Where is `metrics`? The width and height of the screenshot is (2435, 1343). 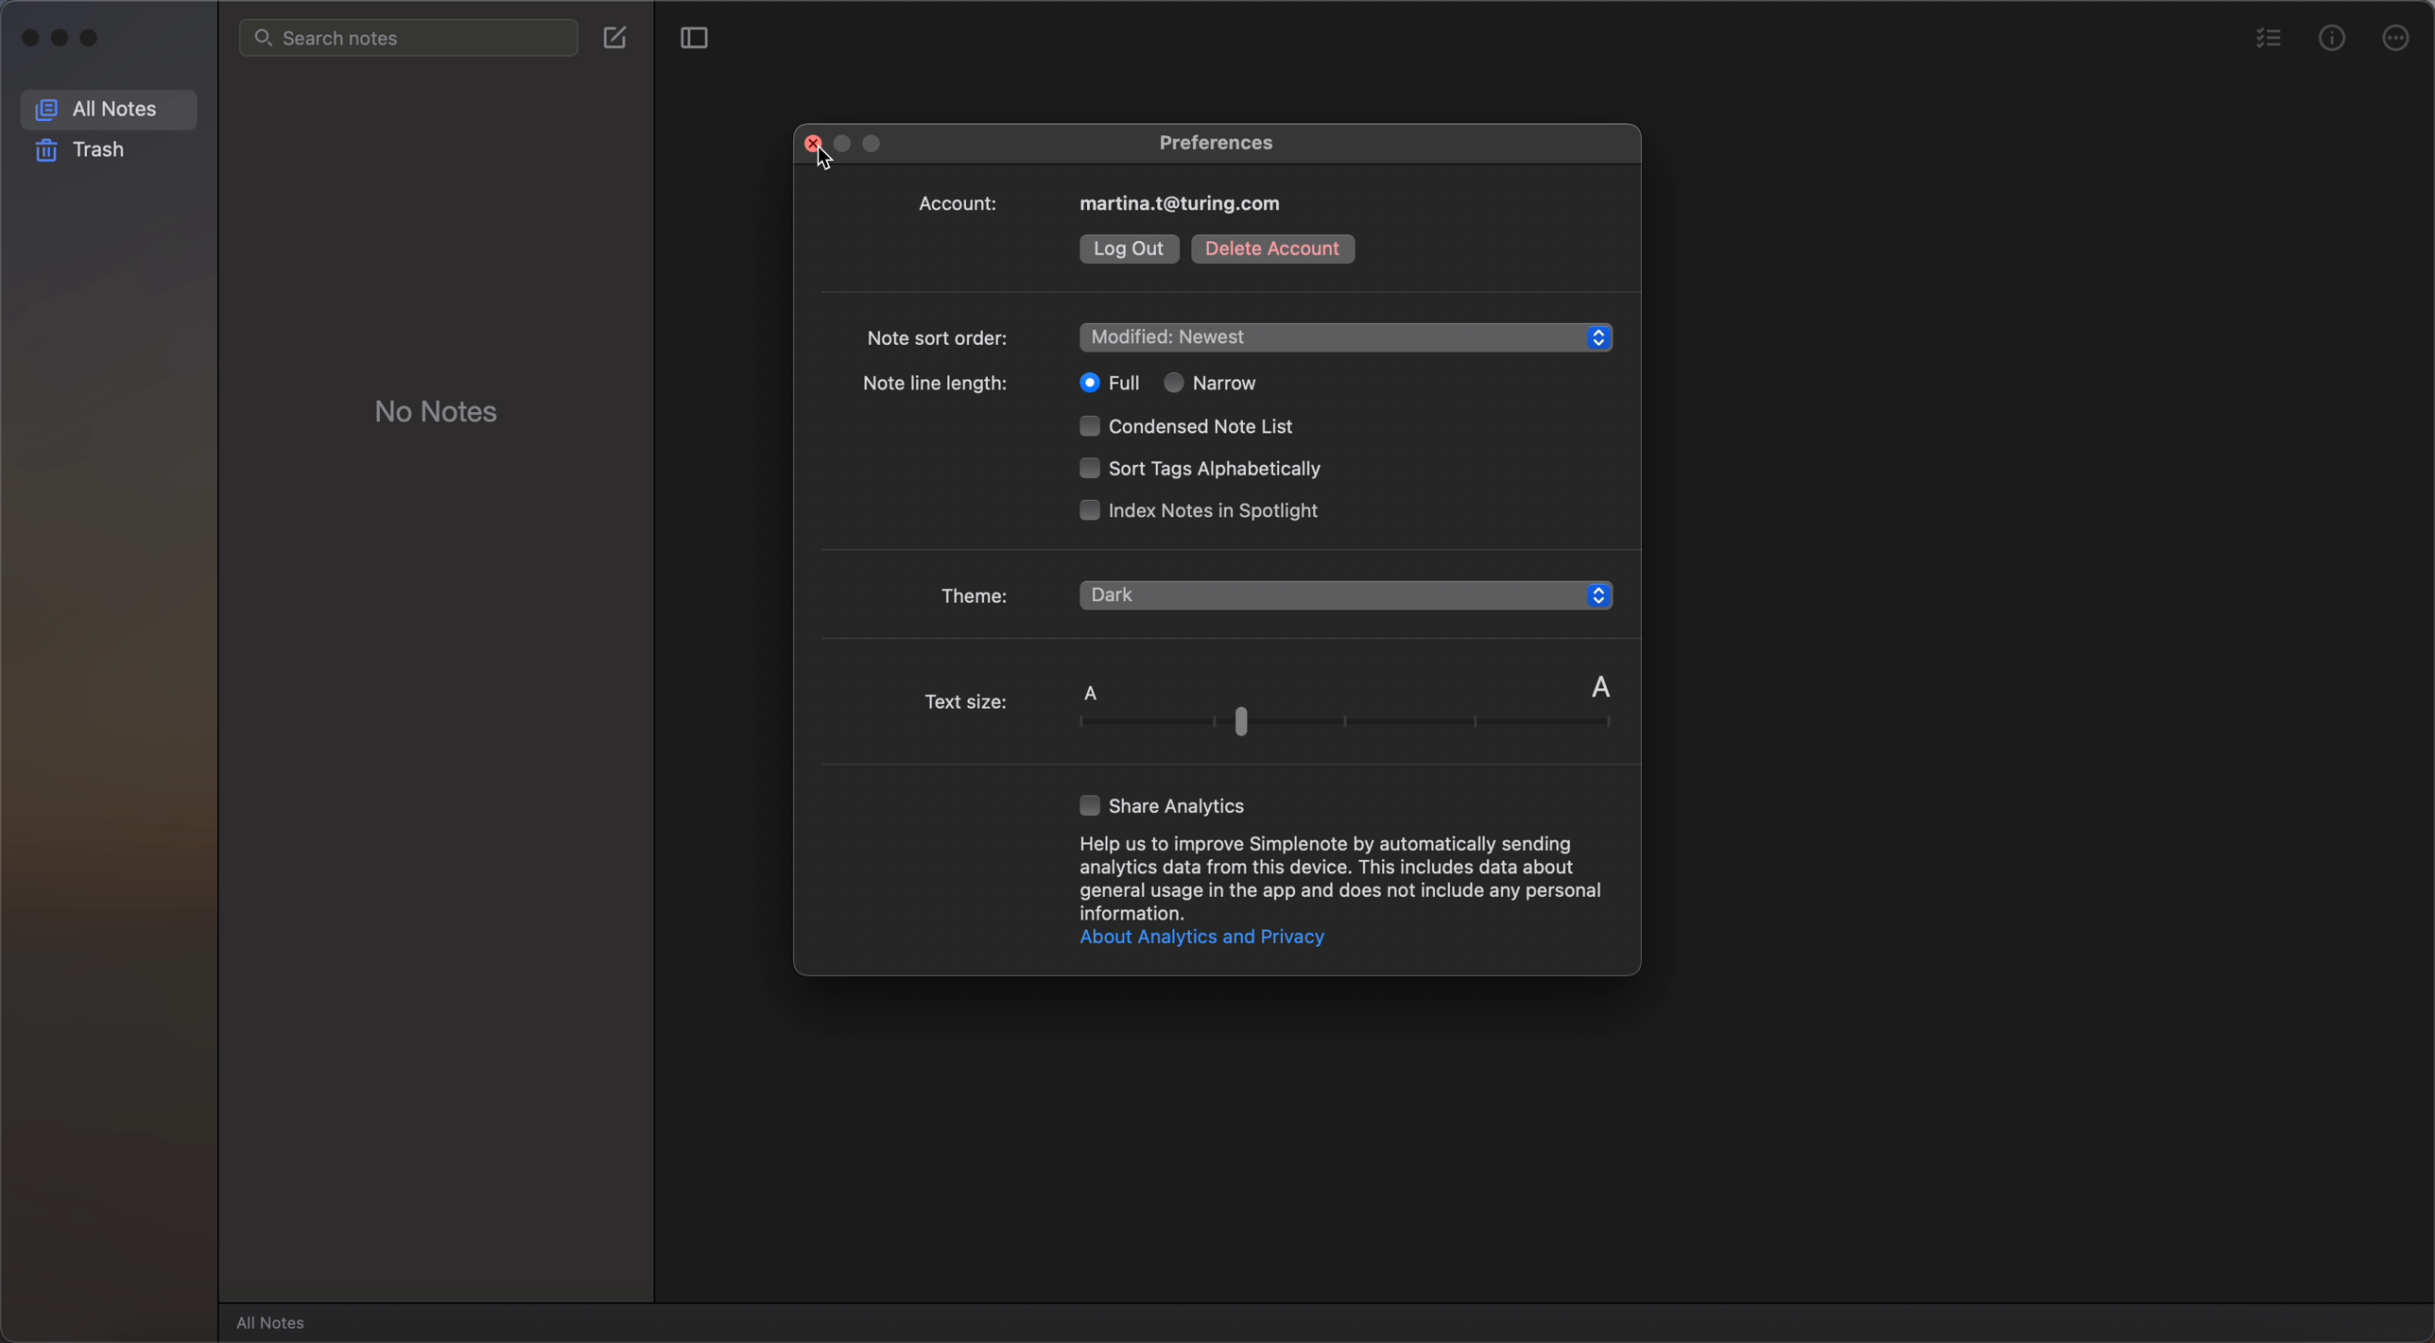 metrics is located at coordinates (2332, 37).